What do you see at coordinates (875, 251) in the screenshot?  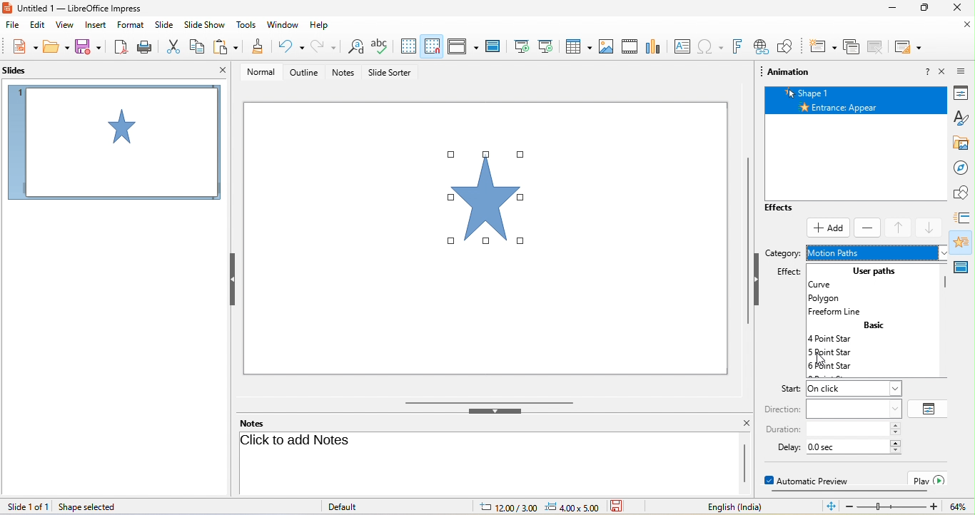 I see `entrance` at bounding box center [875, 251].